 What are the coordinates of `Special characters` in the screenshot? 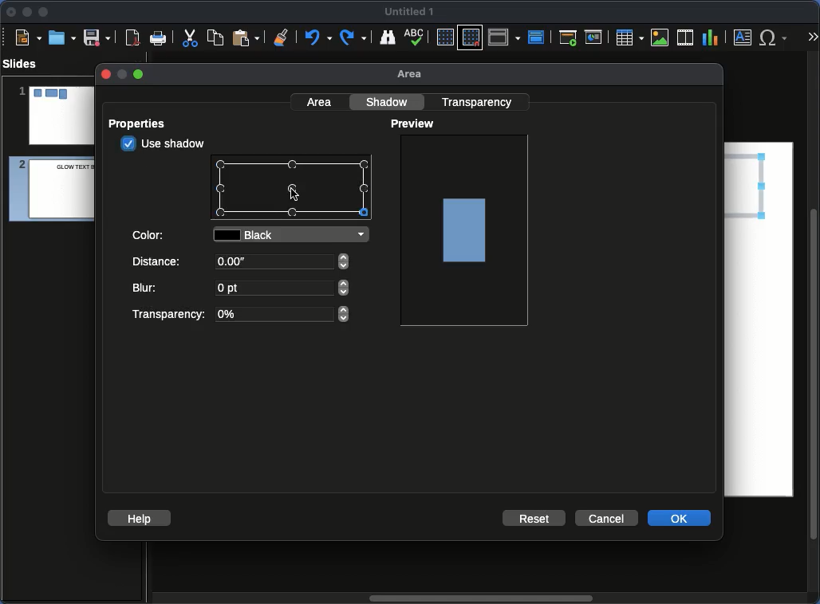 It's located at (777, 37).